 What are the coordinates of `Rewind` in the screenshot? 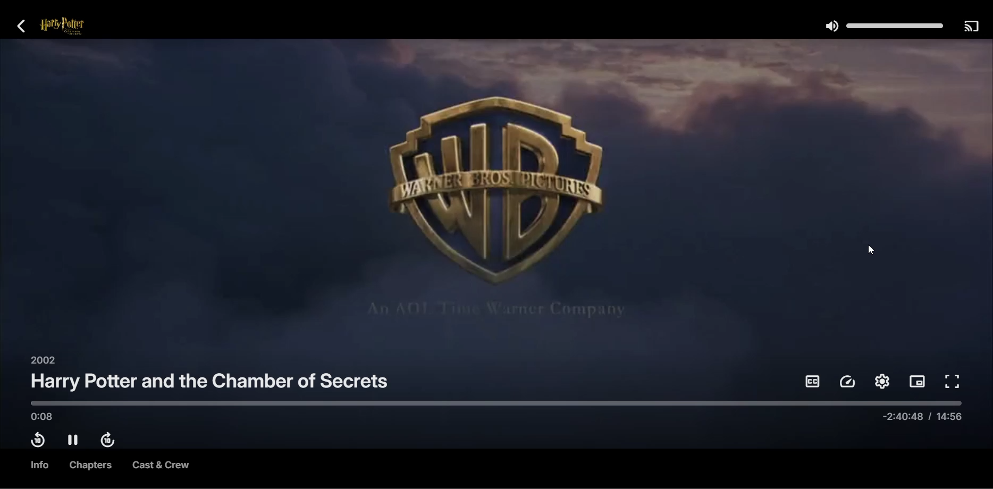 It's located at (37, 442).